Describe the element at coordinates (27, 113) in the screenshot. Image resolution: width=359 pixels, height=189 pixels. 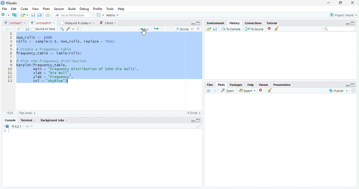
I see `(Top Level)` at that location.